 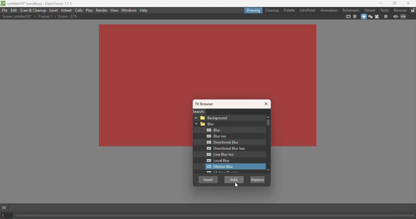 I want to click on Palette, so click(x=289, y=10).